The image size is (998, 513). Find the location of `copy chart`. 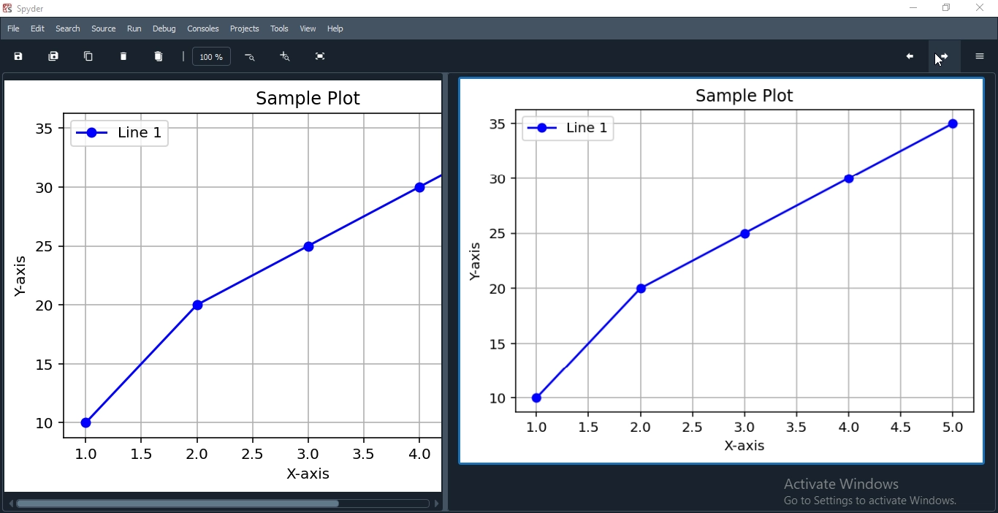

copy chart is located at coordinates (88, 56).